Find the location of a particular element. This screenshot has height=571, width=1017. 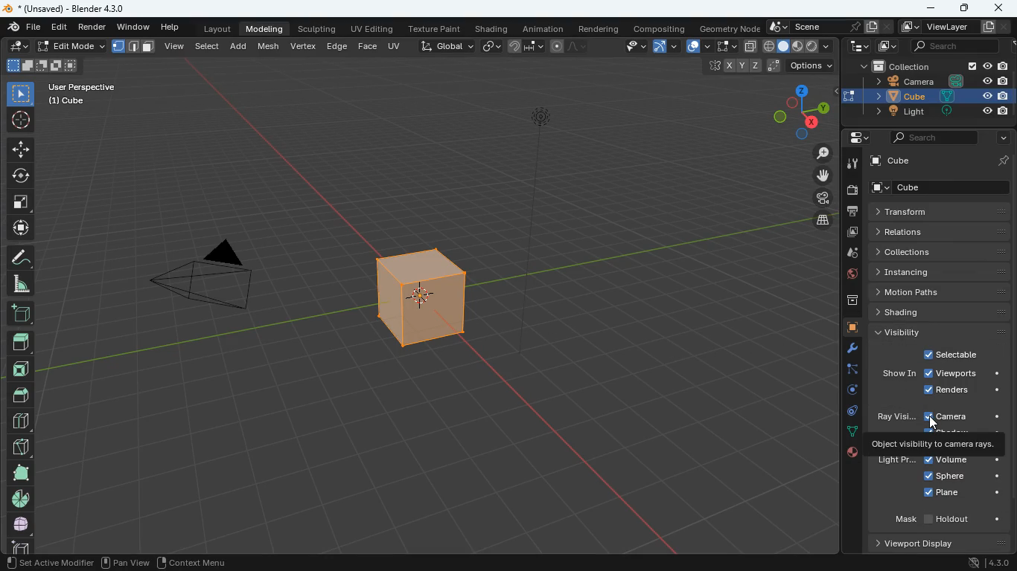

public is located at coordinates (851, 452).